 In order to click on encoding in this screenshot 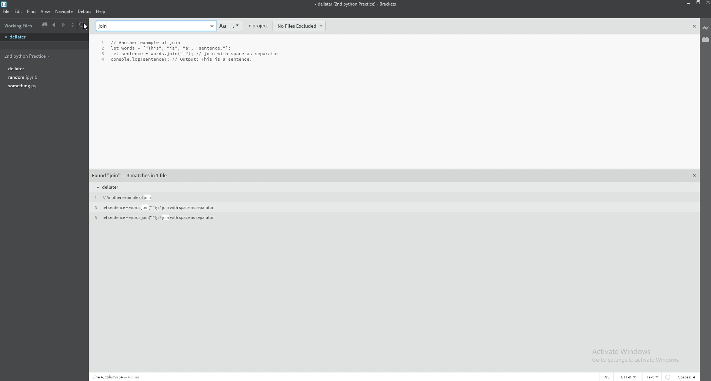, I will do `click(629, 377)`.